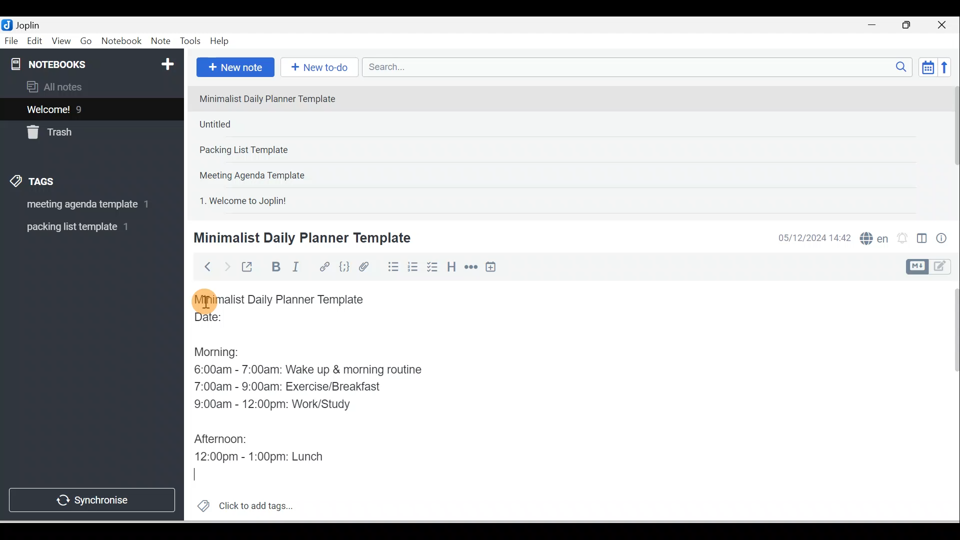 The height and width of the screenshot is (540, 960). What do you see at coordinates (910, 25) in the screenshot?
I see `Maximise` at bounding box center [910, 25].